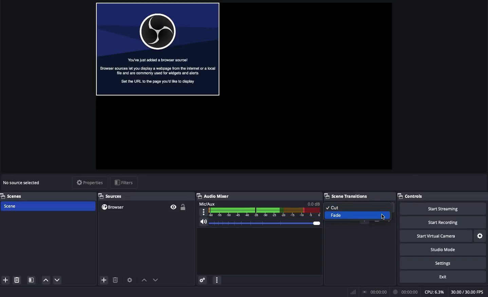 This screenshot has width=488, height=297. Describe the element at coordinates (89, 182) in the screenshot. I see `Properties` at that location.